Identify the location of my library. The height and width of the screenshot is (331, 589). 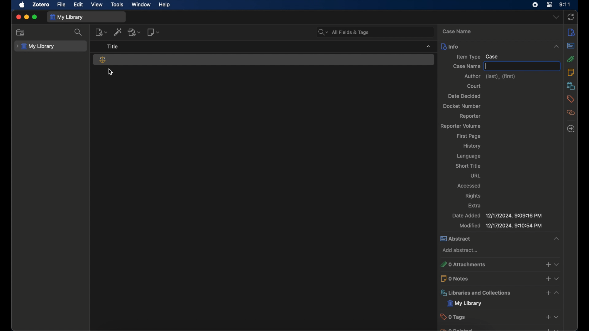
(66, 17).